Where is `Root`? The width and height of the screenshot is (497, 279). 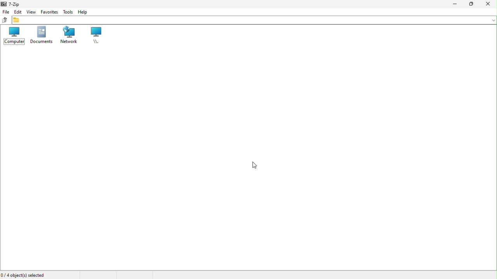
Root is located at coordinates (94, 35).